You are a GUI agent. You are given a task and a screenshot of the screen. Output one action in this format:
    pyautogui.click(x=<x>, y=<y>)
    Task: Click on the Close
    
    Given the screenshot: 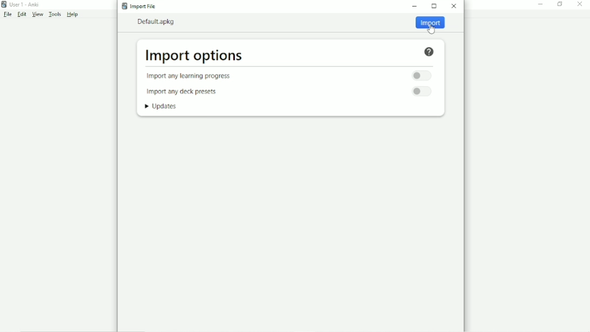 What is the action you would take?
    pyautogui.click(x=454, y=7)
    